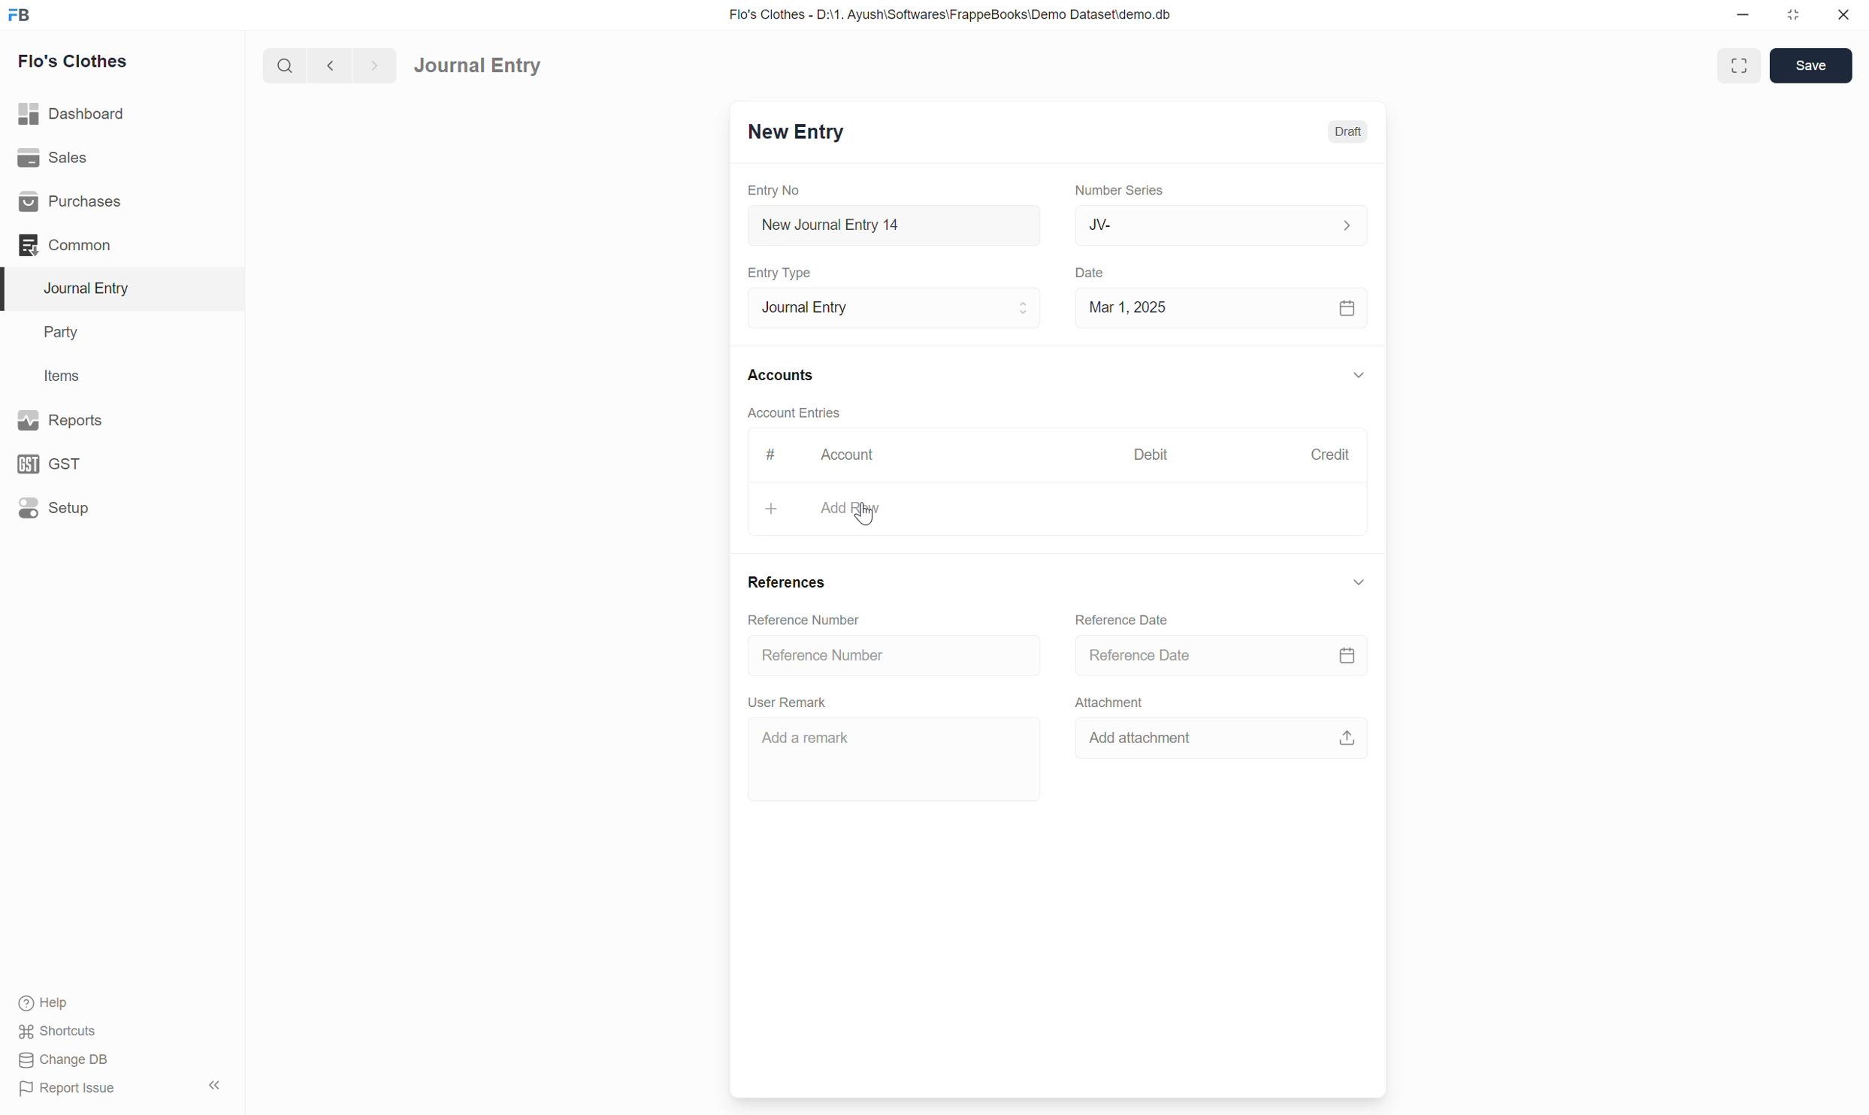 This screenshot has width=1869, height=1115. I want to click on Credit, so click(1329, 454).